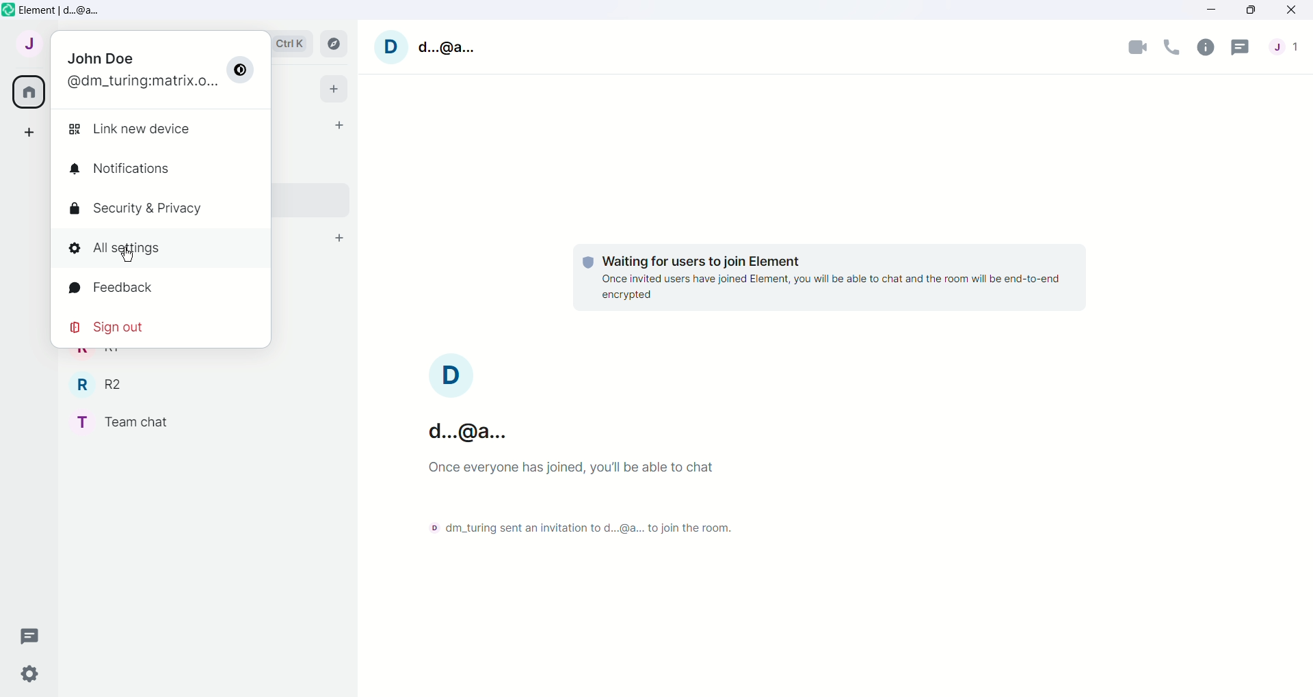 Image resolution: width=1313 pixels, height=697 pixels. Describe the element at coordinates (1293, 10) in the screenshot. I see `Close` at that location.